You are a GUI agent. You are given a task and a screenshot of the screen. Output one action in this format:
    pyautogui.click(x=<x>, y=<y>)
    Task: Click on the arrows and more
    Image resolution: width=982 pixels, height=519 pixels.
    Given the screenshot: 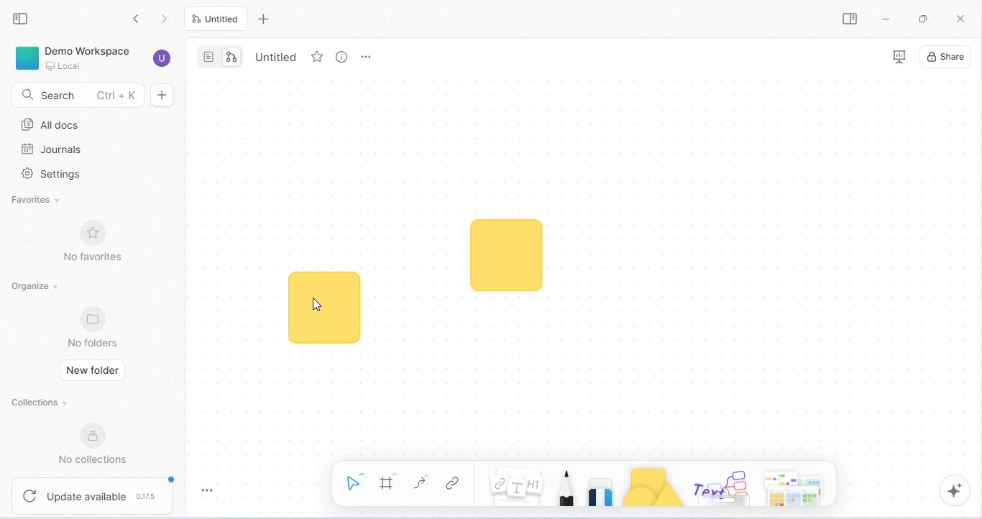 What is the action you would take?
    pyautogui.click(x=794, y=487)
    